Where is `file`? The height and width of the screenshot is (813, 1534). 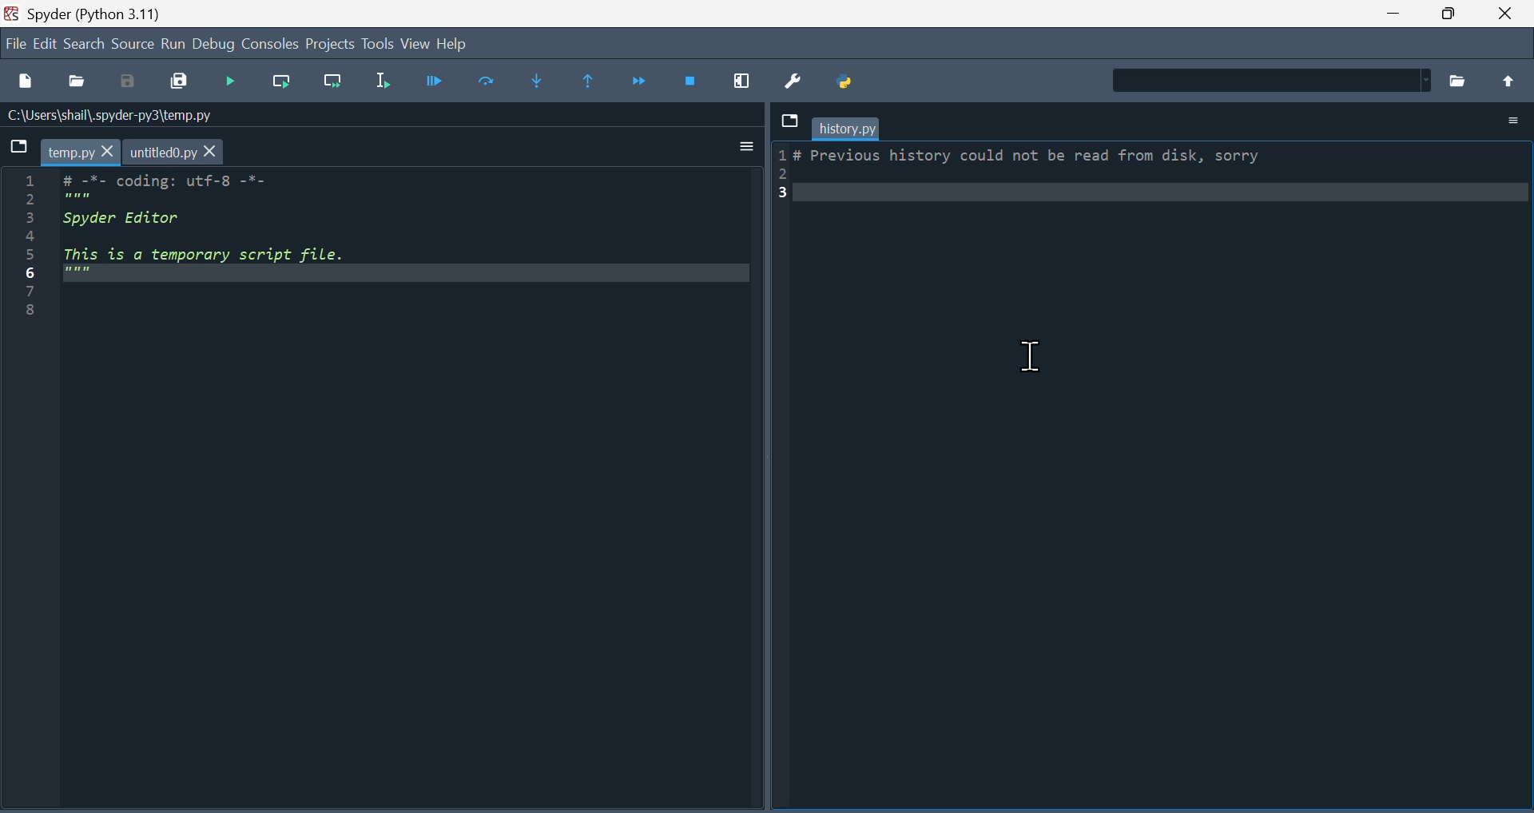 file is located at coordinates (15, 40).